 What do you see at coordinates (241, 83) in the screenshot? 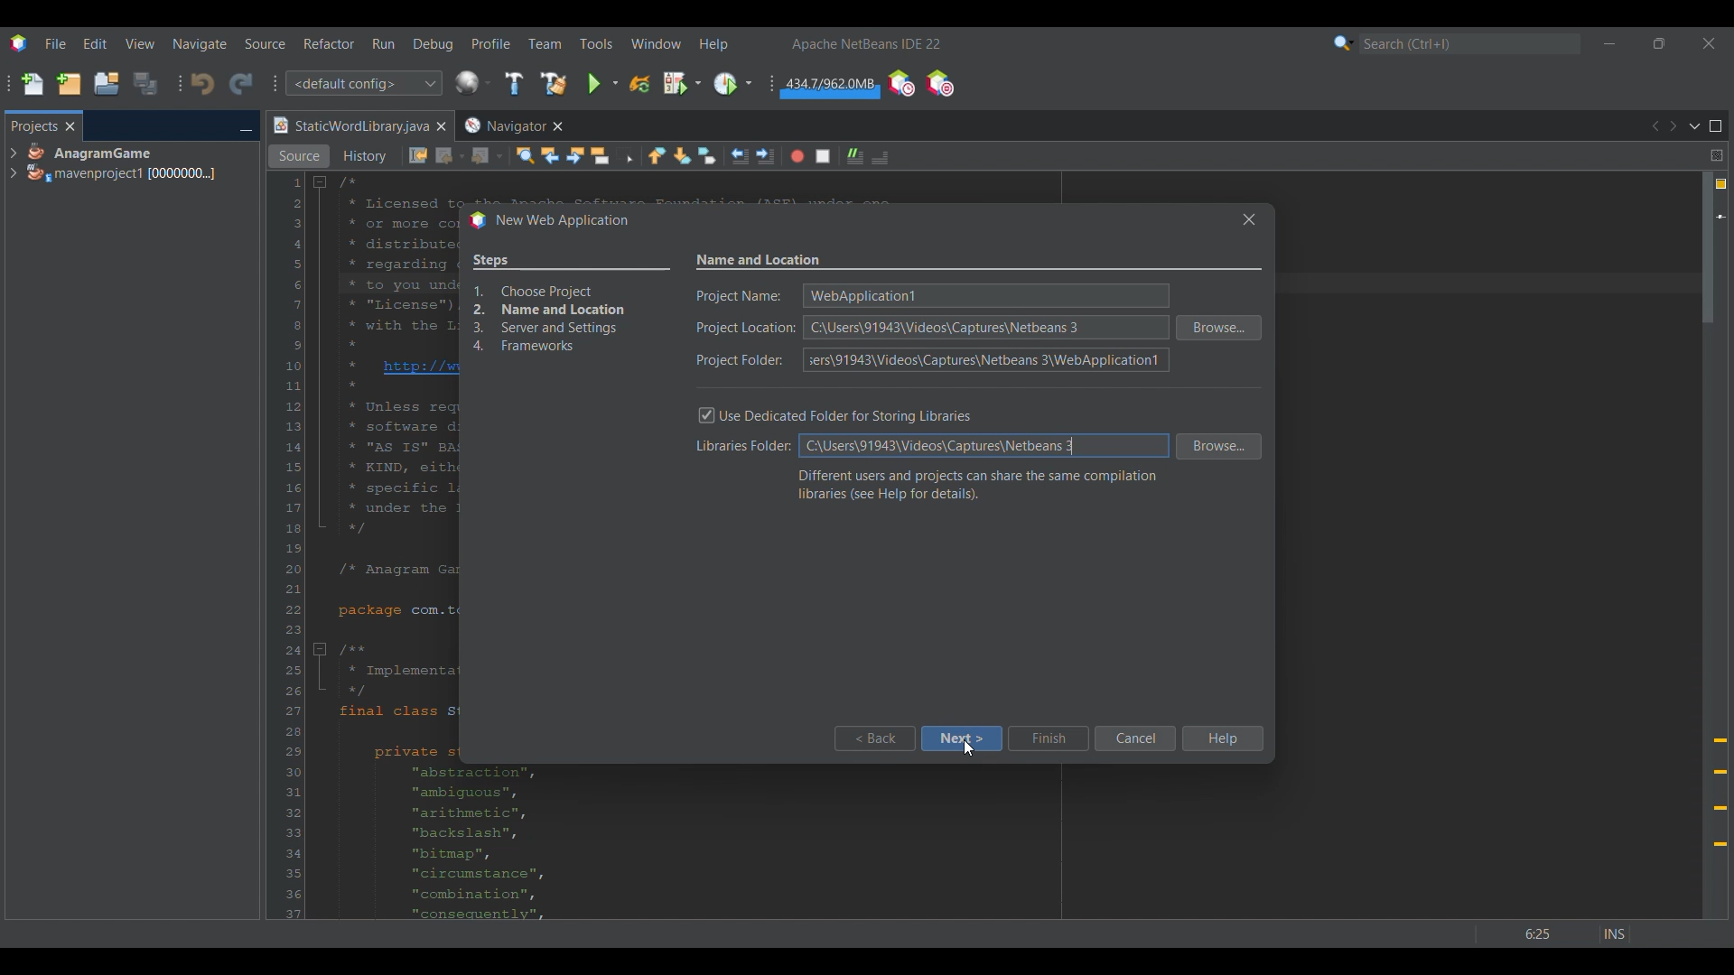
I see `Redo` at bounding box center [241, 83].